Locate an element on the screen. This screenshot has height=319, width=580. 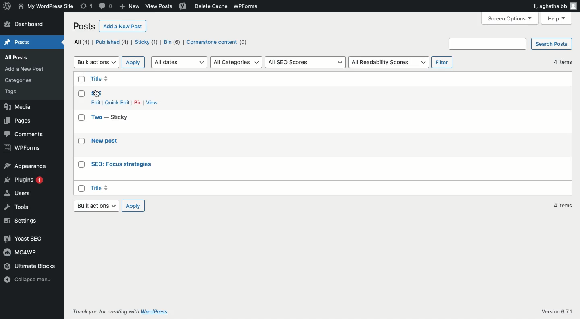
SEO is located at coordinates (100, 94).